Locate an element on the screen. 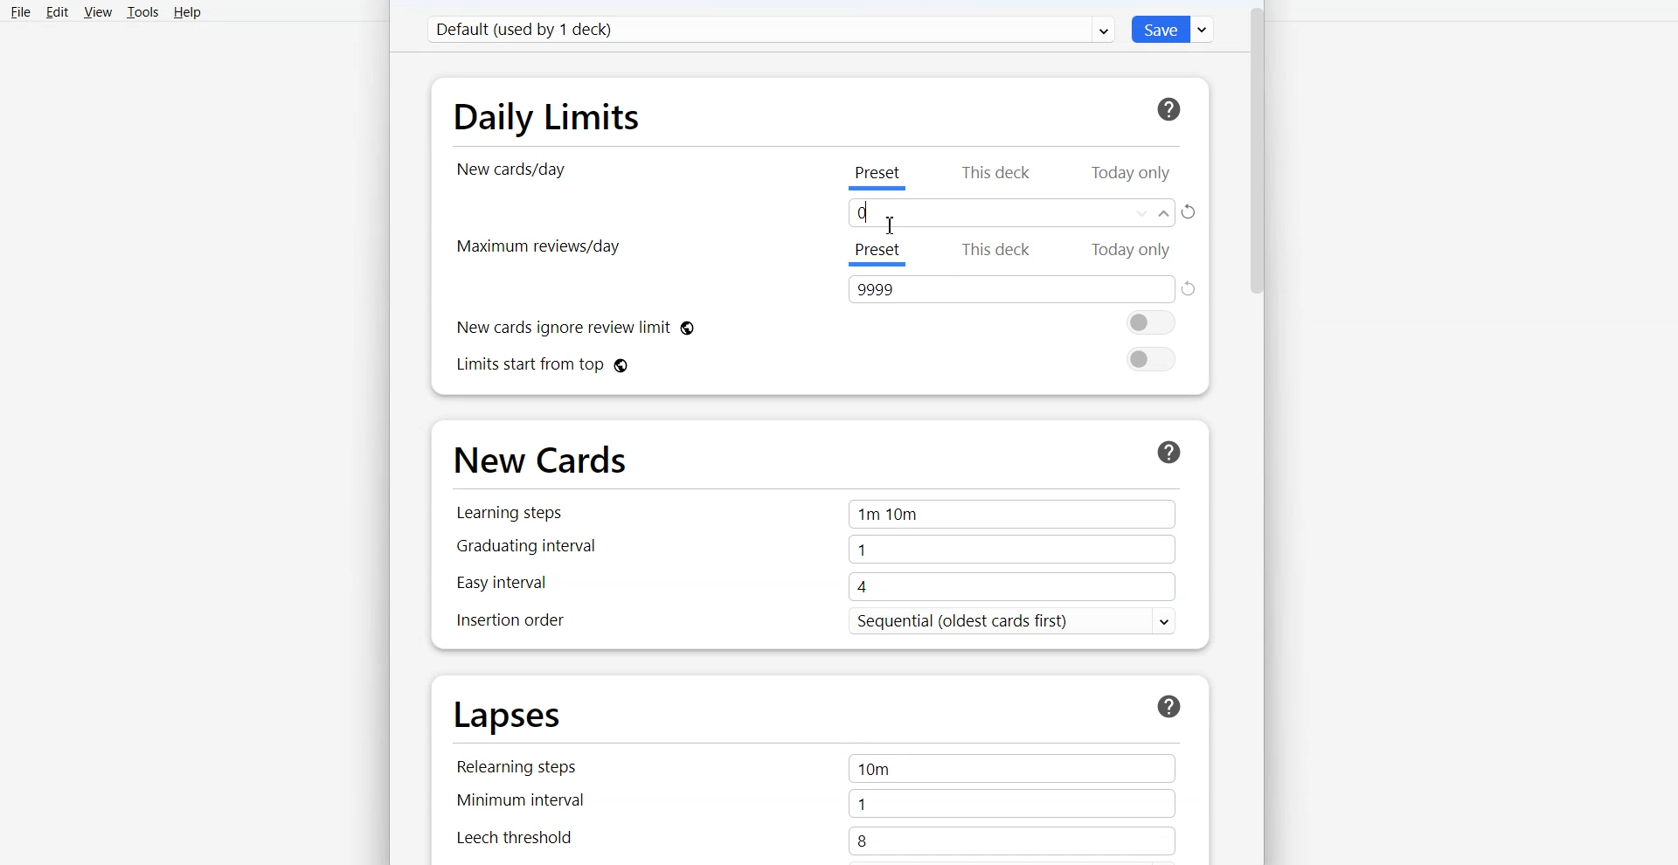 This screenshot has width=1678, height=865. Today only is located at coordinates (1134, 250).